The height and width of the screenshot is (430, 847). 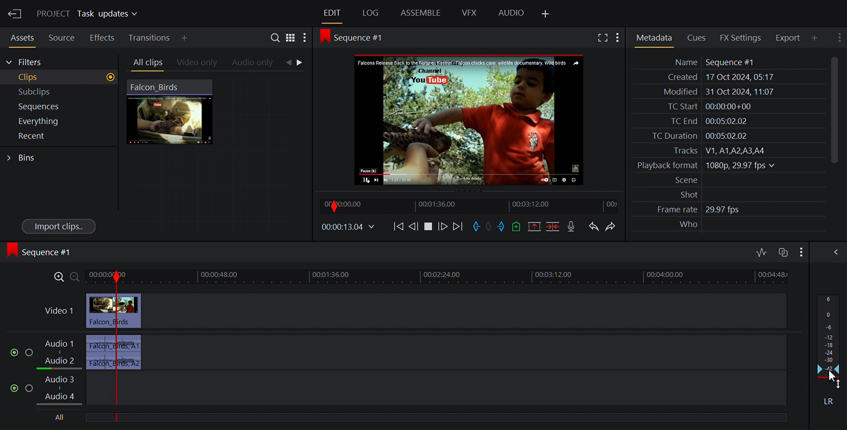 I want to click on Zoom out, so click(x=76, y=277).